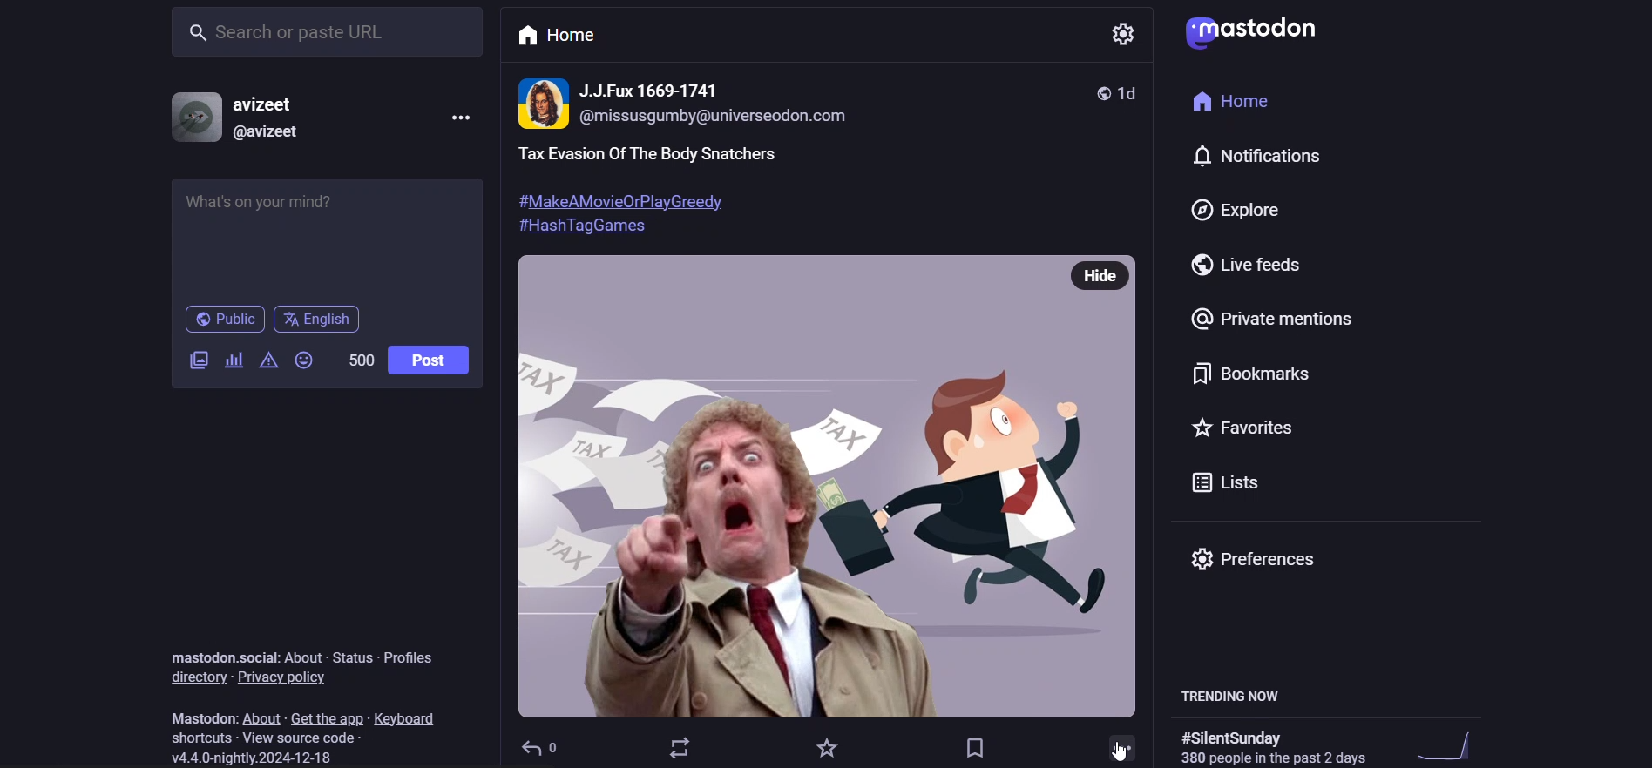  What do you see at coordinates (325, 717) in the screenshot?
I see `get the app` at bounding box center [325, 717].